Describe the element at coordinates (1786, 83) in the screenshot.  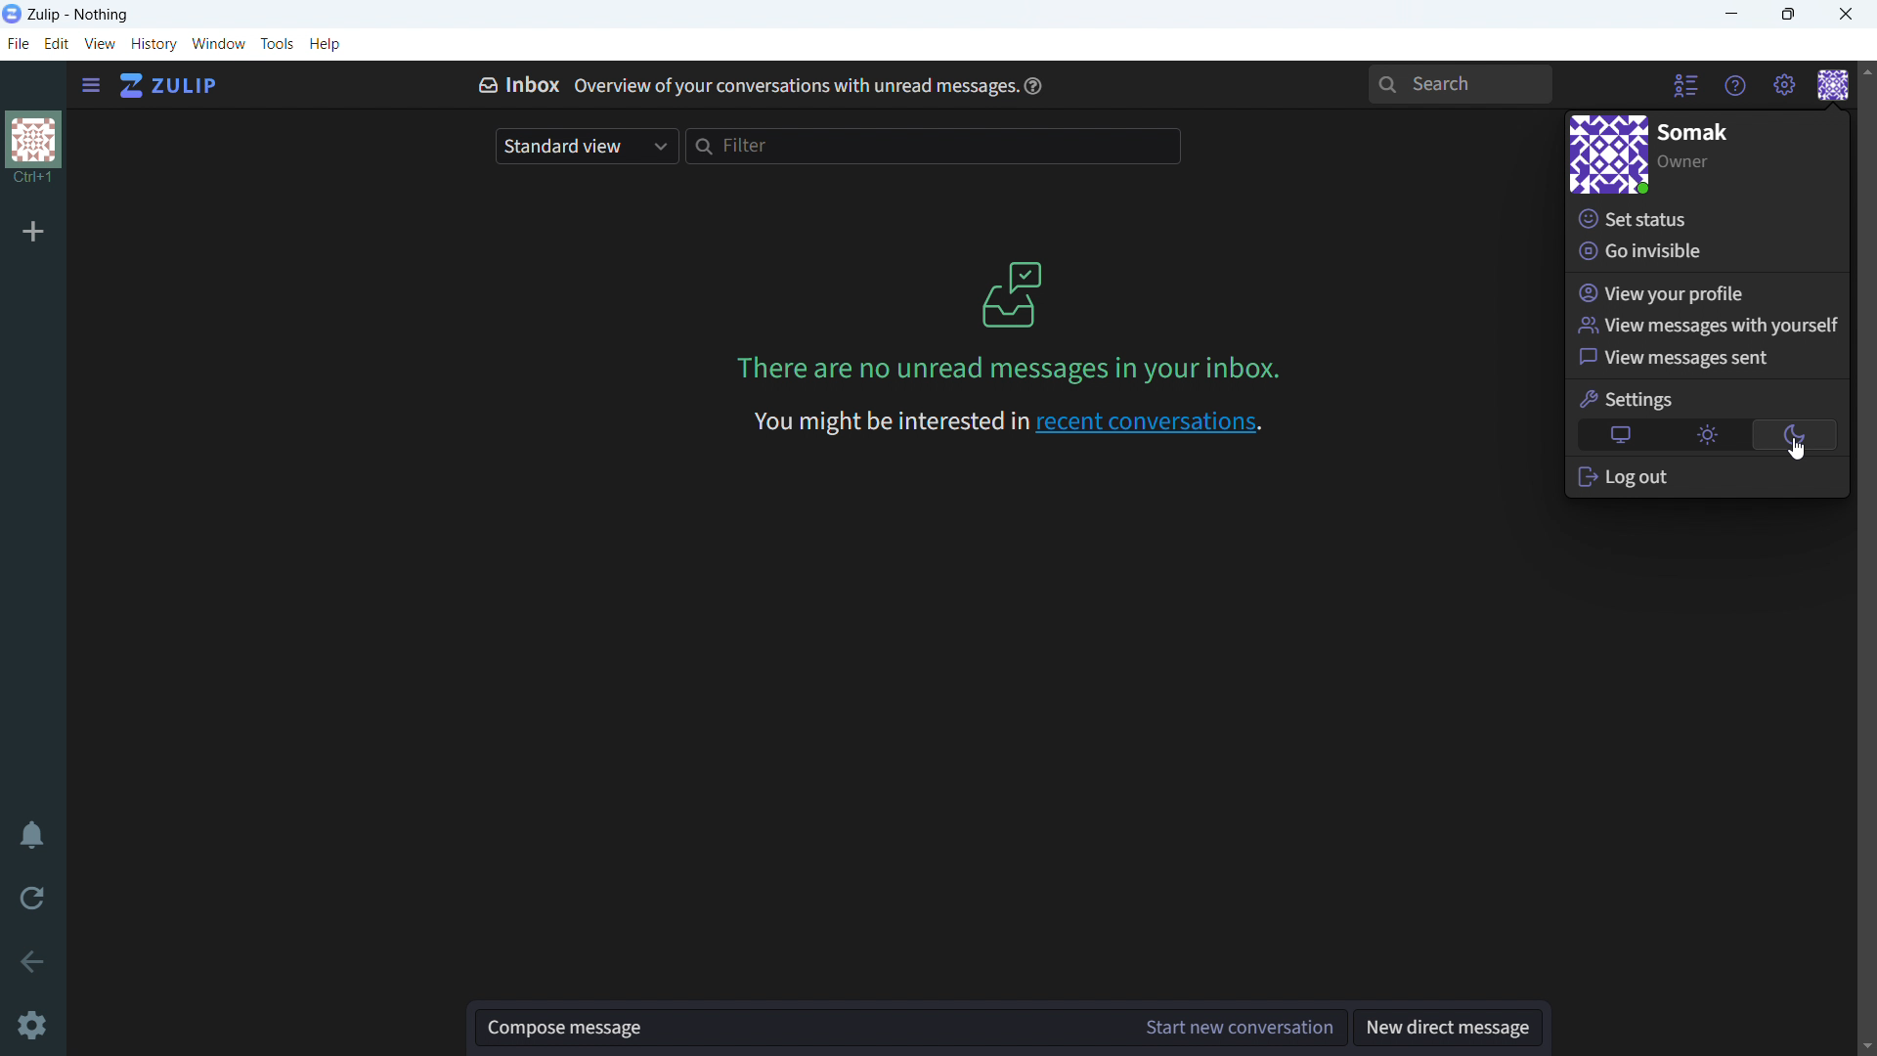
I see `main menu` at that location.